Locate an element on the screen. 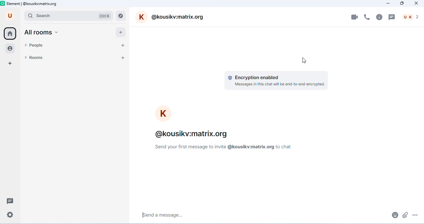 The image size is (424, 224). add room is located at coordinates (123, 57).